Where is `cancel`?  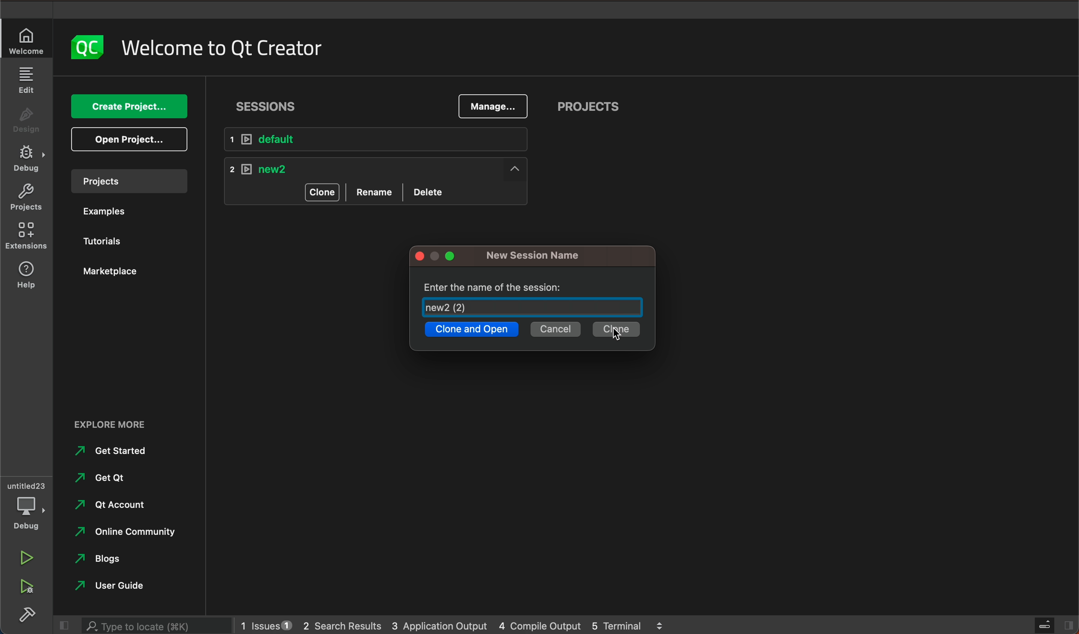
cancel is located at coordinates (556, 330).